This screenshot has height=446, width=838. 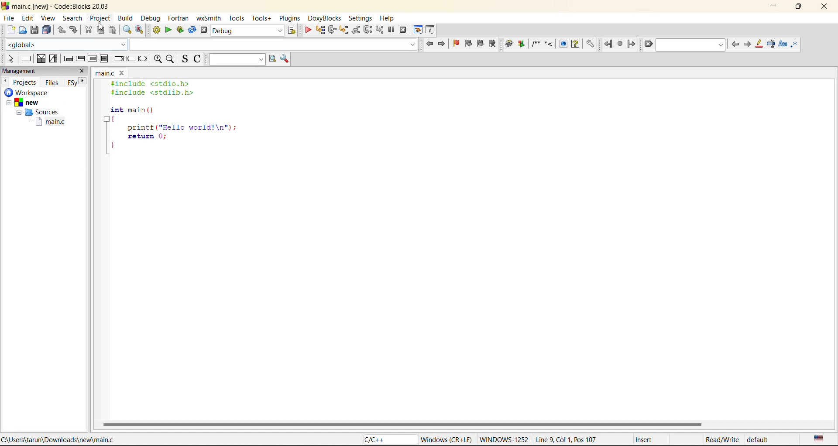 I want to click on Insert a line comment at the current cursor position, so click(x=549, y=44).